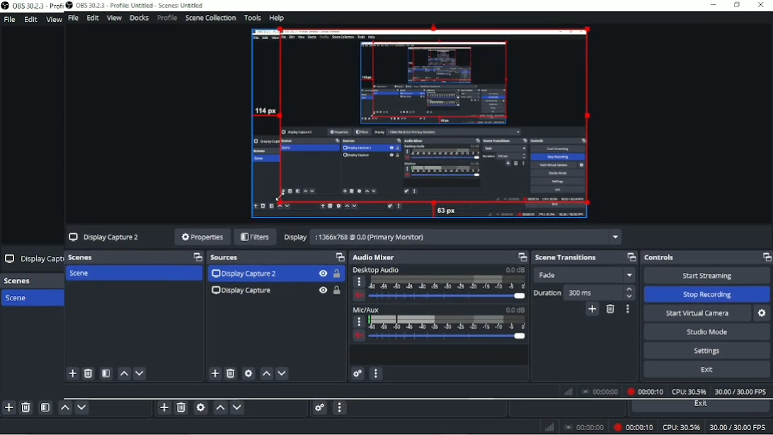 The height and width of the screenshot is (435, 773). I want to click on slider, so click(448, 340).